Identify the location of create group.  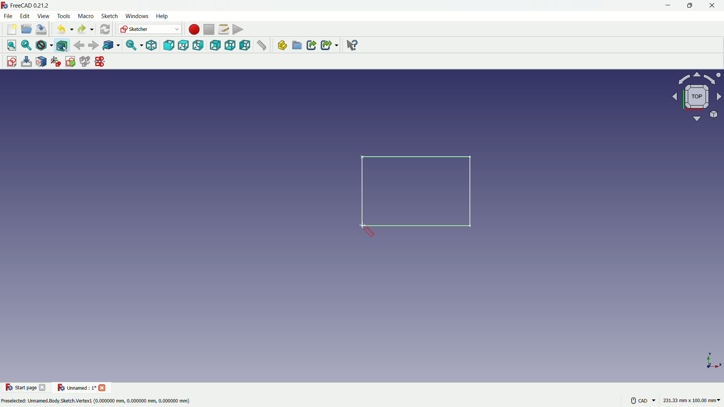
(298, 46).